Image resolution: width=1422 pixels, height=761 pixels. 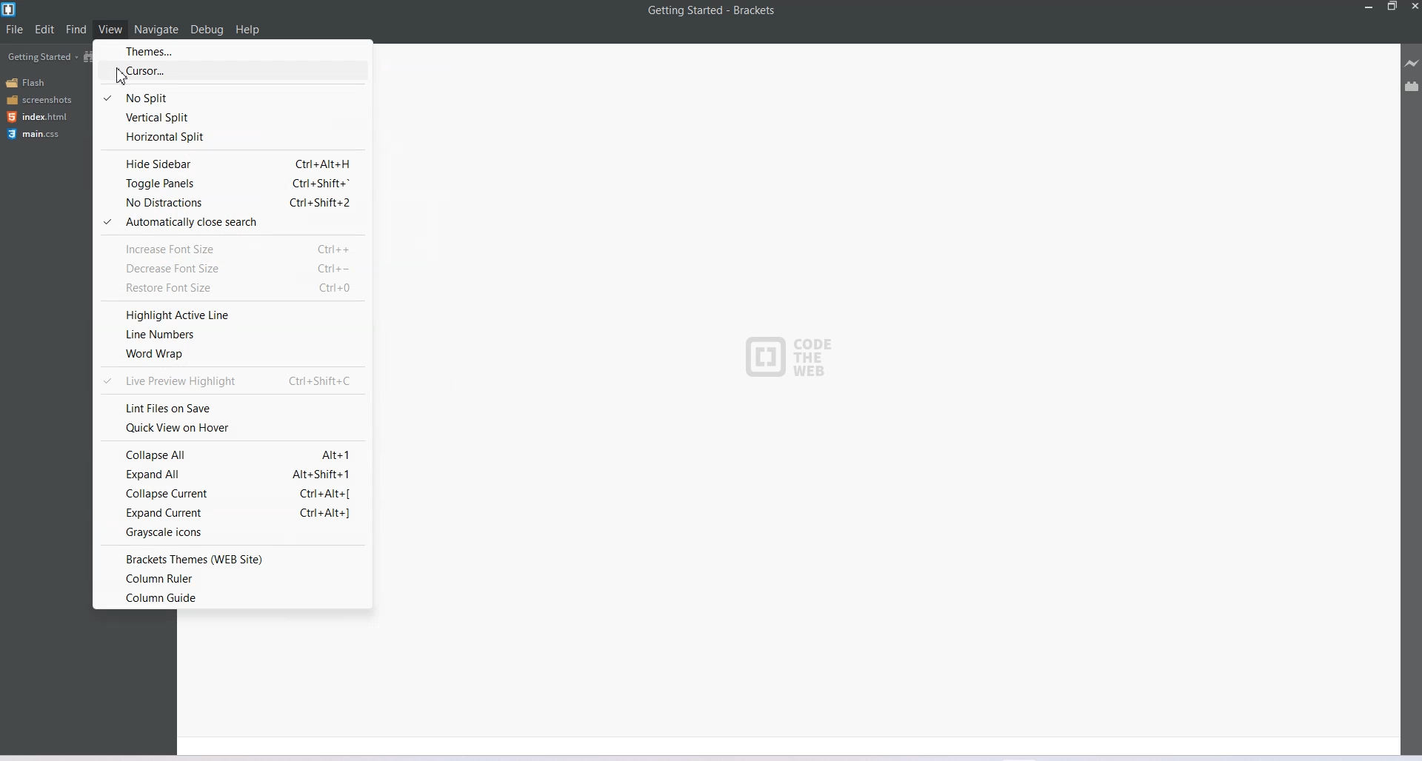 What do you see at coordinates (14, 29) in the screenshot?
I see `File` at bounding box center [14, 29].